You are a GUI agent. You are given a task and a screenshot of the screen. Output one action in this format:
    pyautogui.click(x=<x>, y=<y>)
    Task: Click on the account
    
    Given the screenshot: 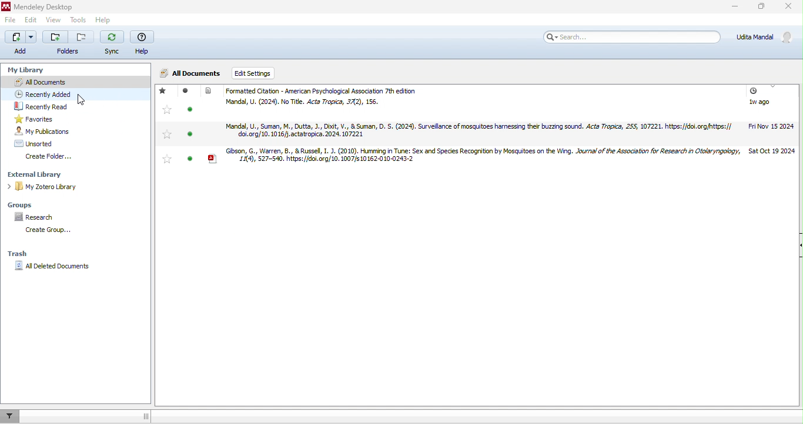 What is the action you would take?
    pyautogui.click(x=766, y=36)
    